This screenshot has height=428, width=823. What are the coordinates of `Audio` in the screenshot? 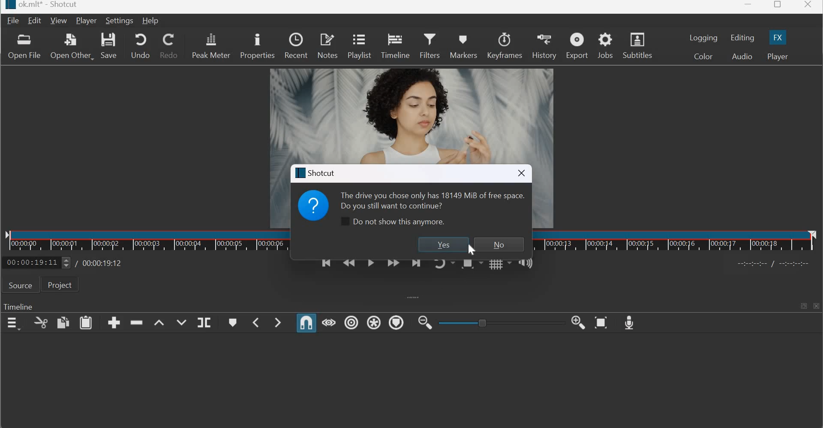 It's located at (741, 56).